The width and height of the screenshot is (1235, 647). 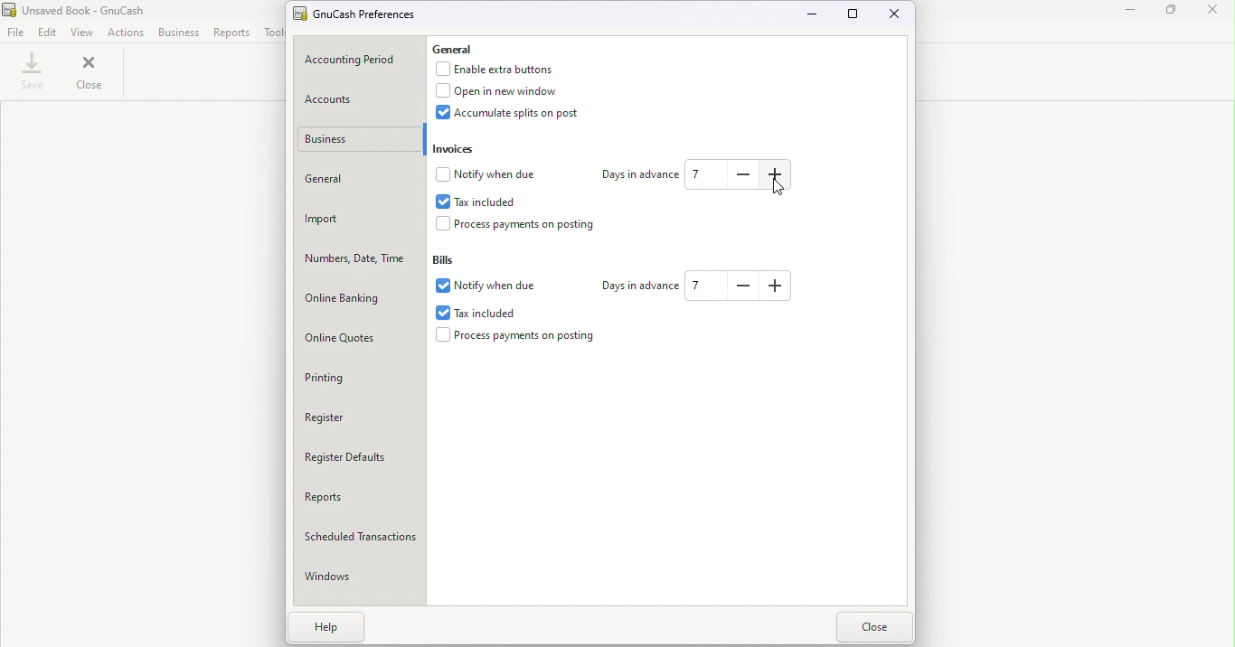 What do you see at coordinates (776, 174) in the screenshot?
I see `how many days in the future to warn about invoices coming due` at bounding box center [776, 174].